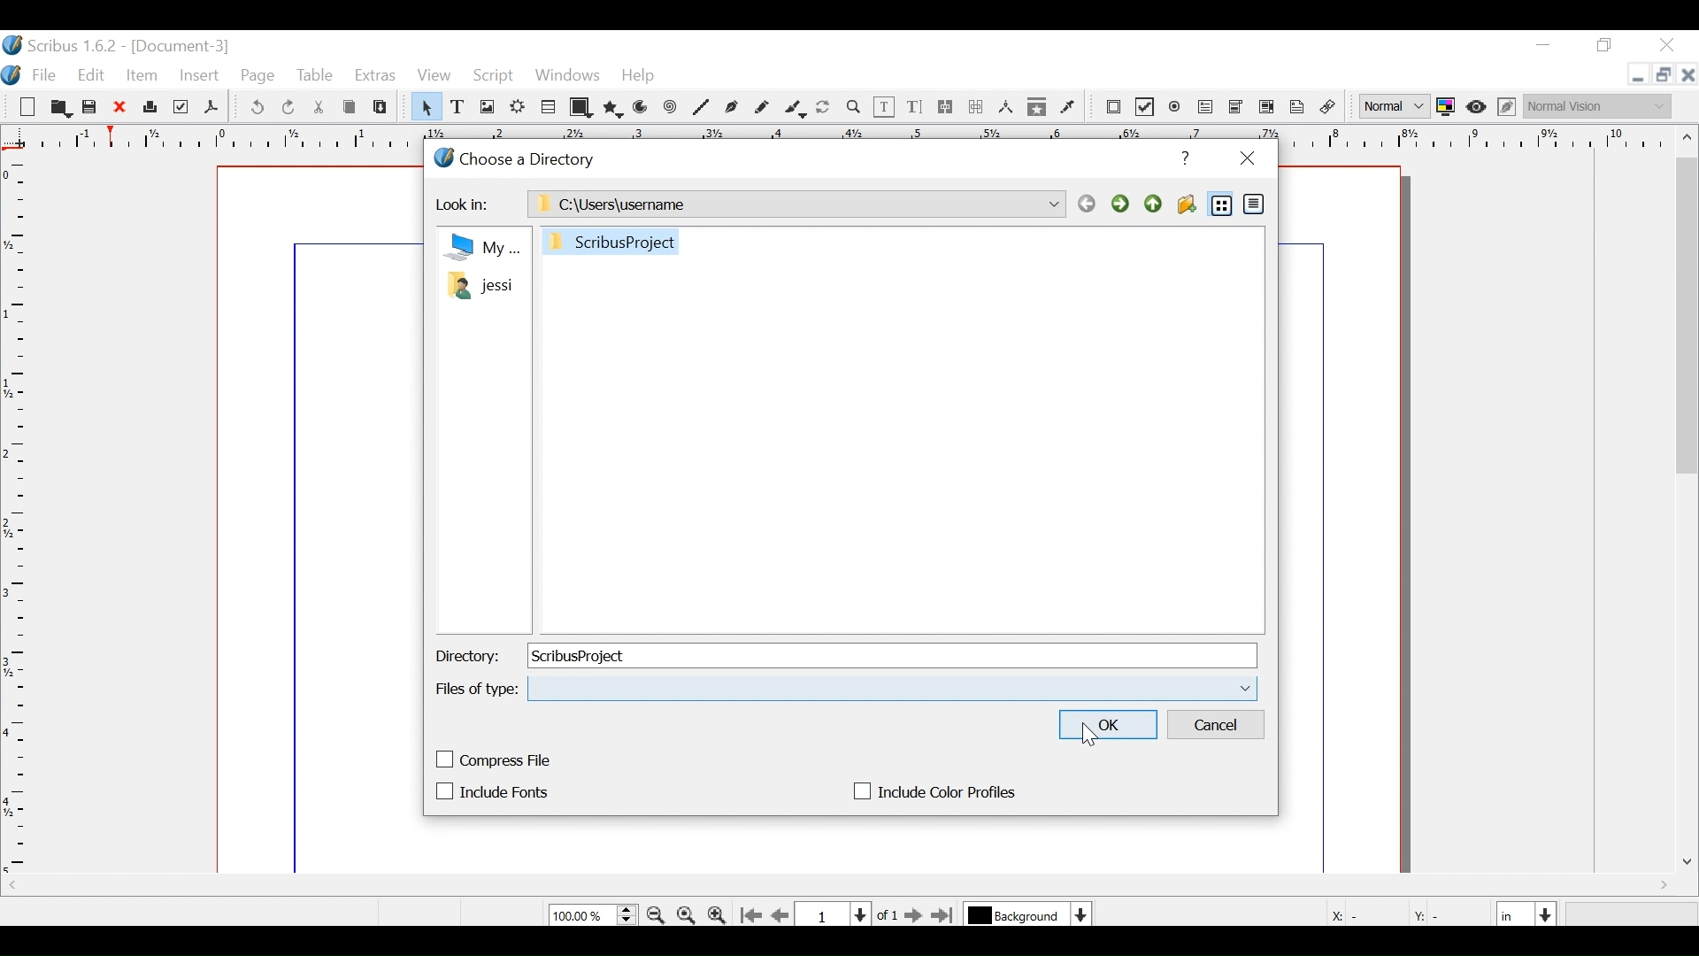  I want to click on Help, so click(639, 78).